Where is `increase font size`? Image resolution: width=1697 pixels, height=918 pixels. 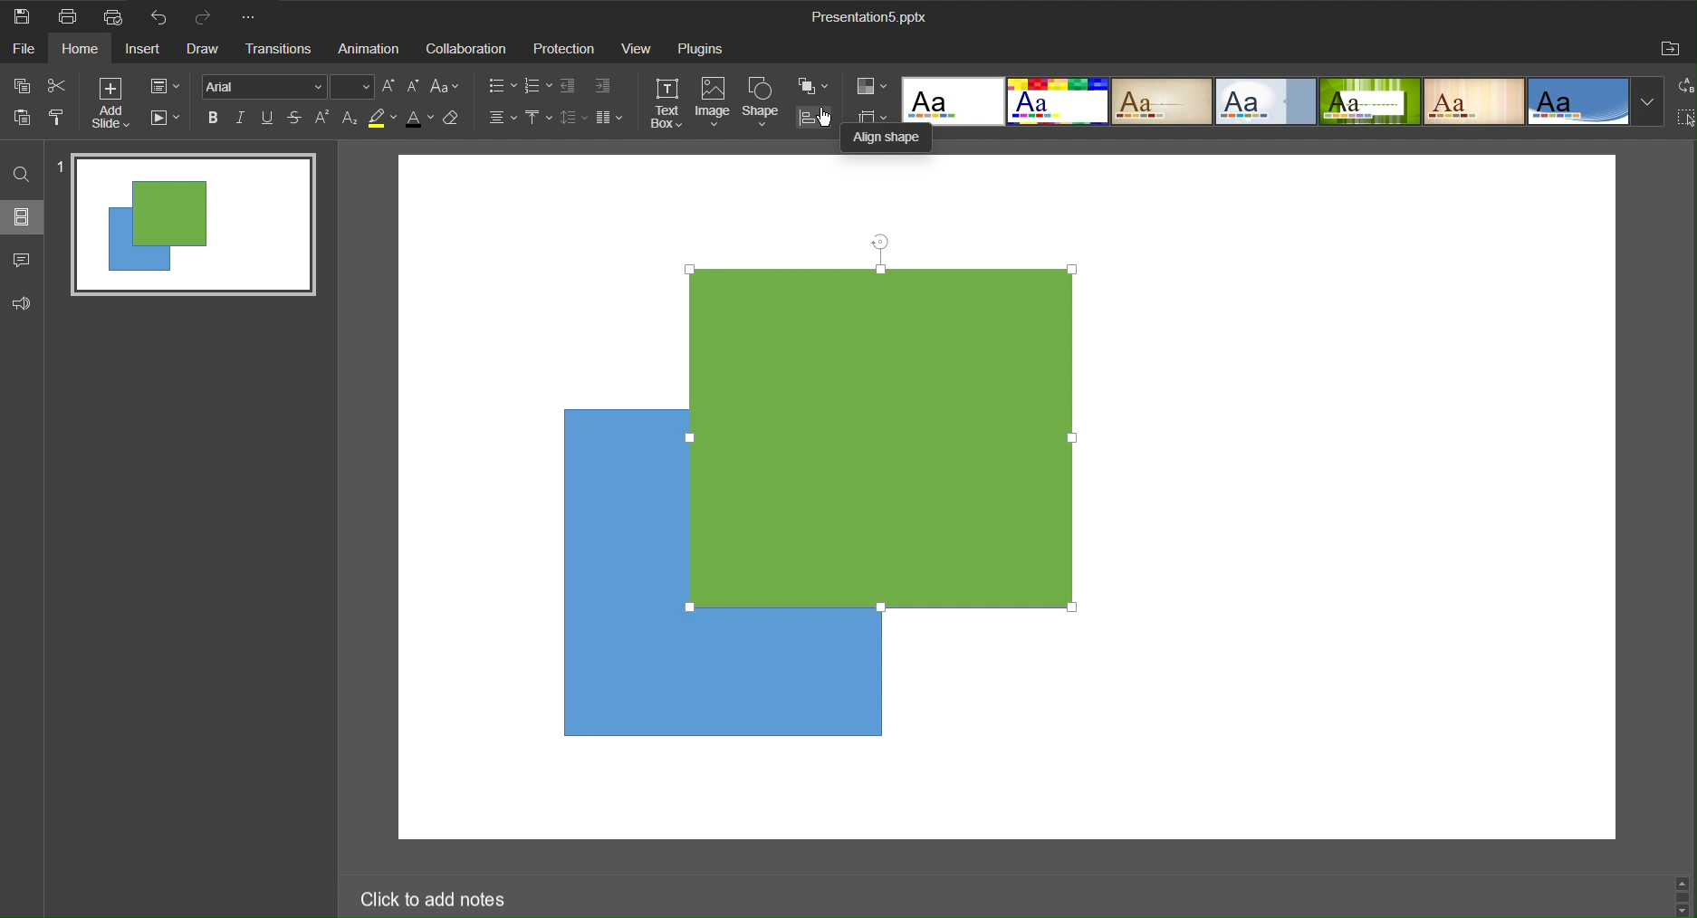 increase font size is located at coordinates (415, 85).